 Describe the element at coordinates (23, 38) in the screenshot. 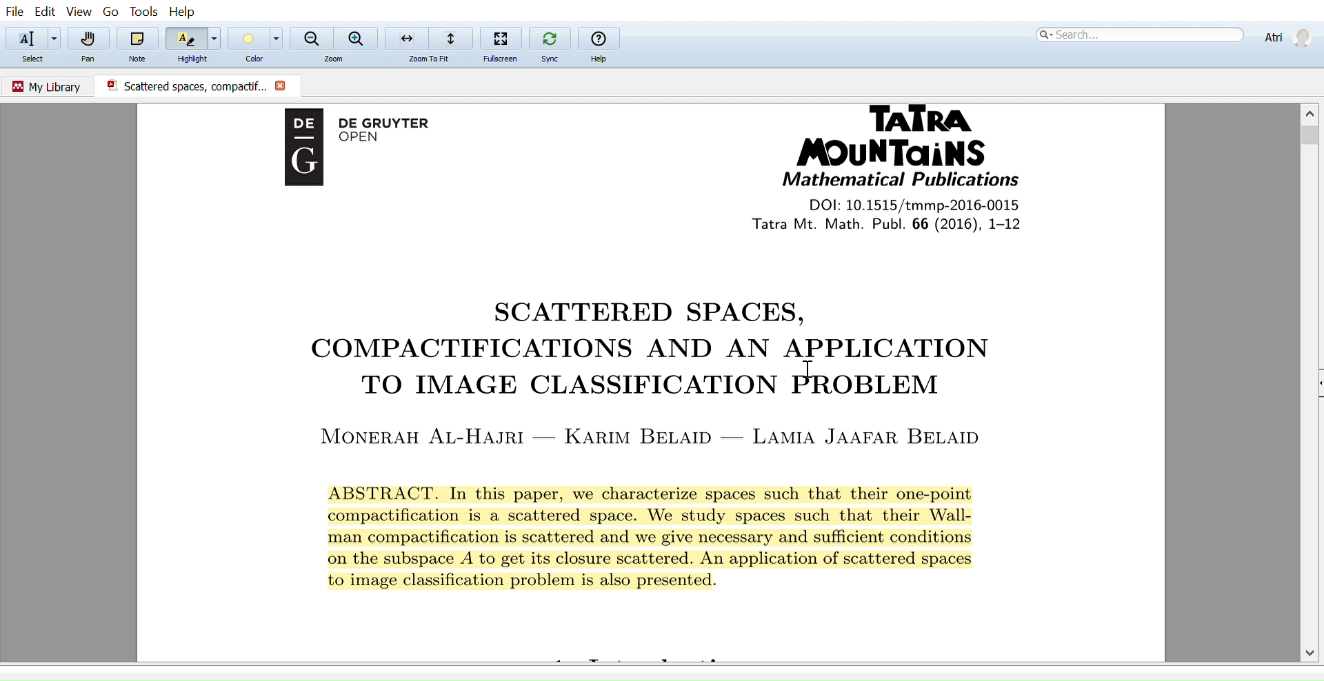

I see `Select text` at that location.